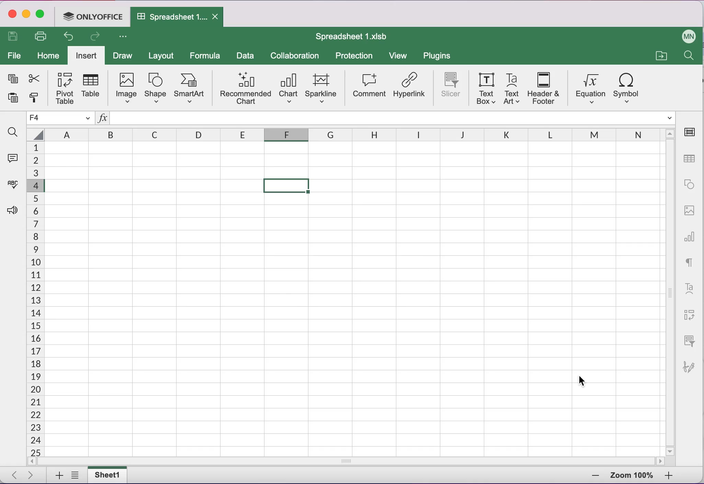  What do you see at coordinates (177, 18) in the screenshot?
I see `tab` at bounding box center [177, 18].